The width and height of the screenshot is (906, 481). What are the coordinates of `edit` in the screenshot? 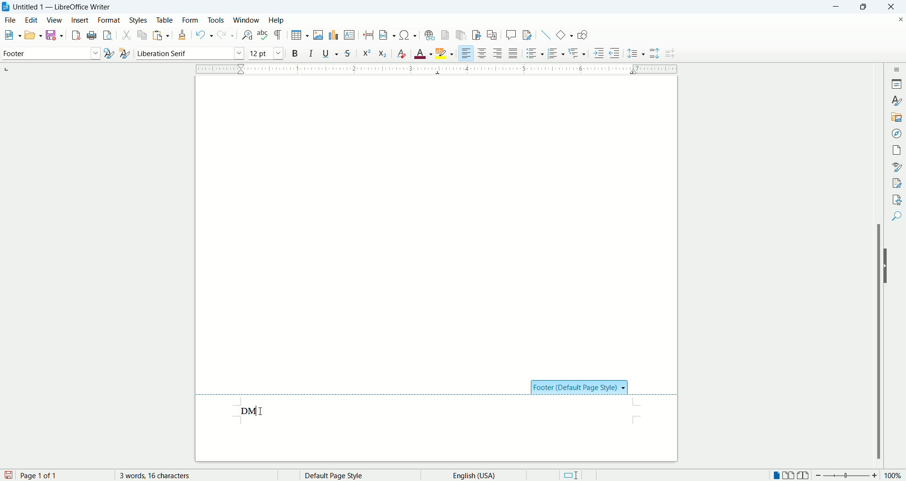 It's located at (33, 20).